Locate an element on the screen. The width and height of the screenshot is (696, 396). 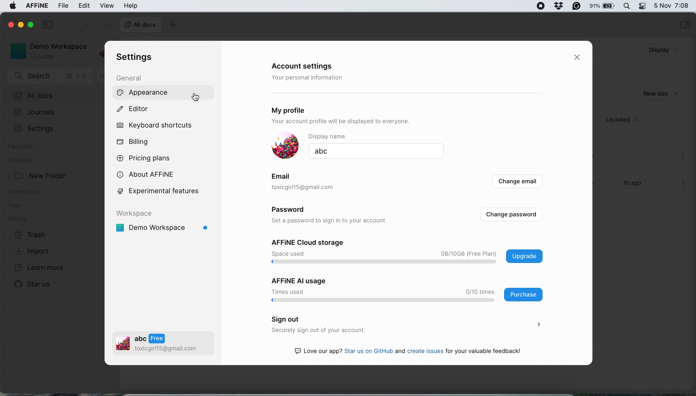
sidebar is located at coordinates (684, 24).